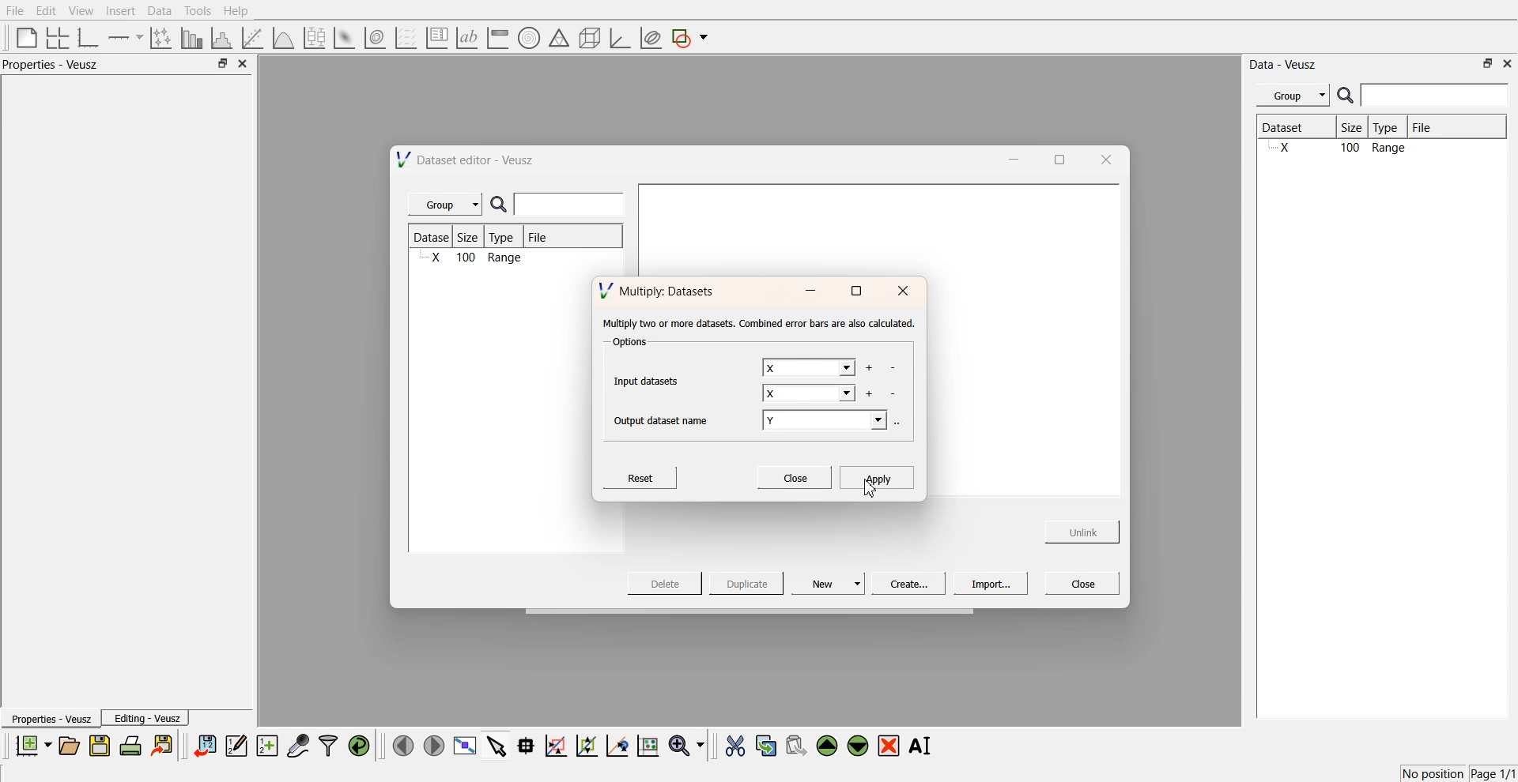  What do you see at coordinates (204, 746) in the screenshot?
I see `import data sets` at bounding box center [204, 746].